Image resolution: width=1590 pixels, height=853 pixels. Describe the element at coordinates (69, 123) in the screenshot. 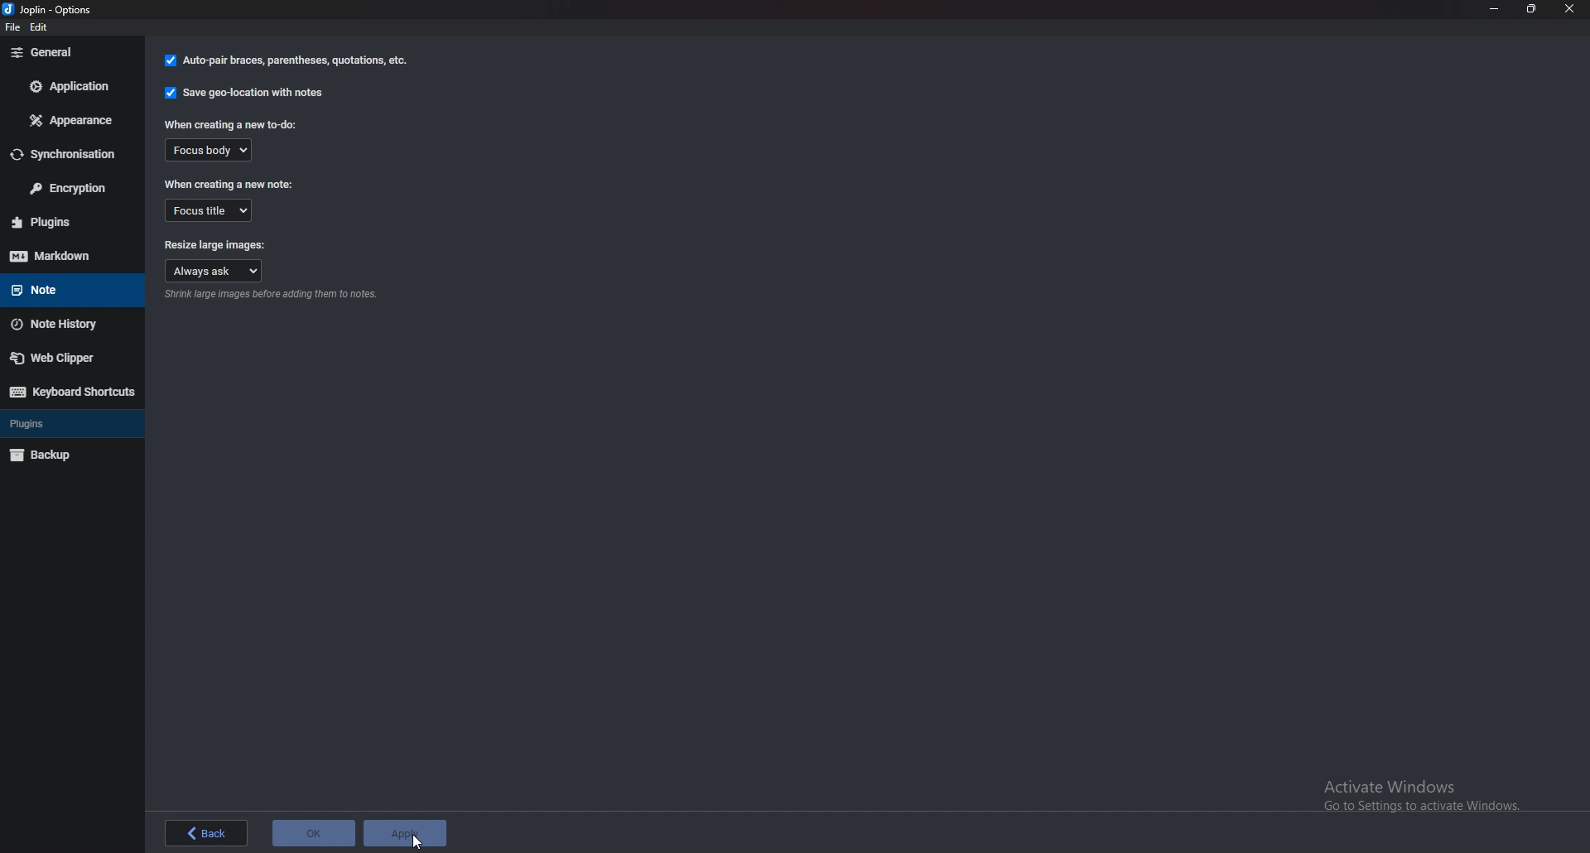

I see `Appearance` at that location.